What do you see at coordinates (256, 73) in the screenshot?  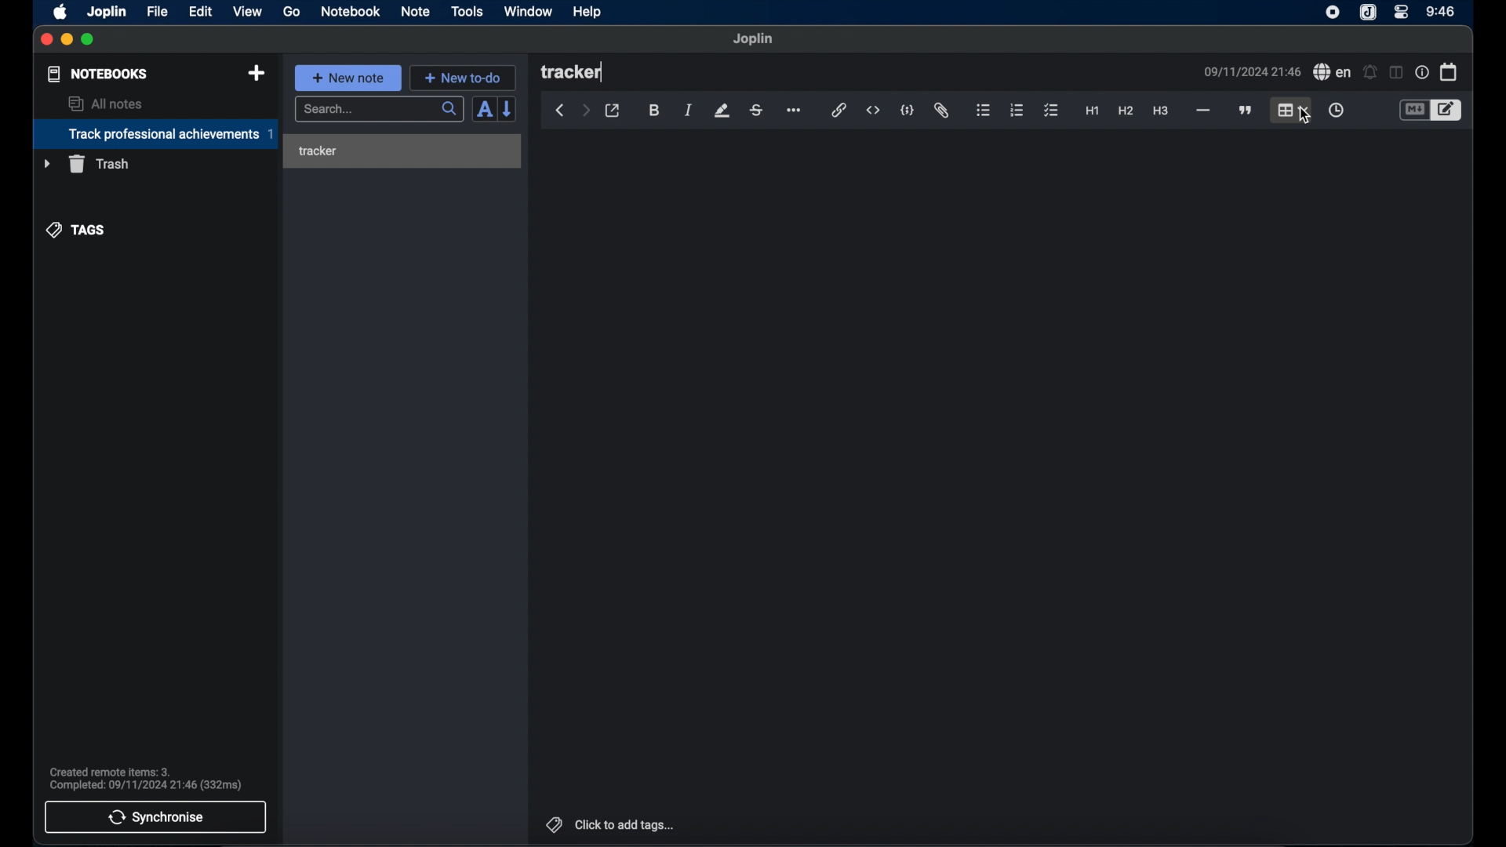 I see `new notebook` at bounding box center [256, 73].